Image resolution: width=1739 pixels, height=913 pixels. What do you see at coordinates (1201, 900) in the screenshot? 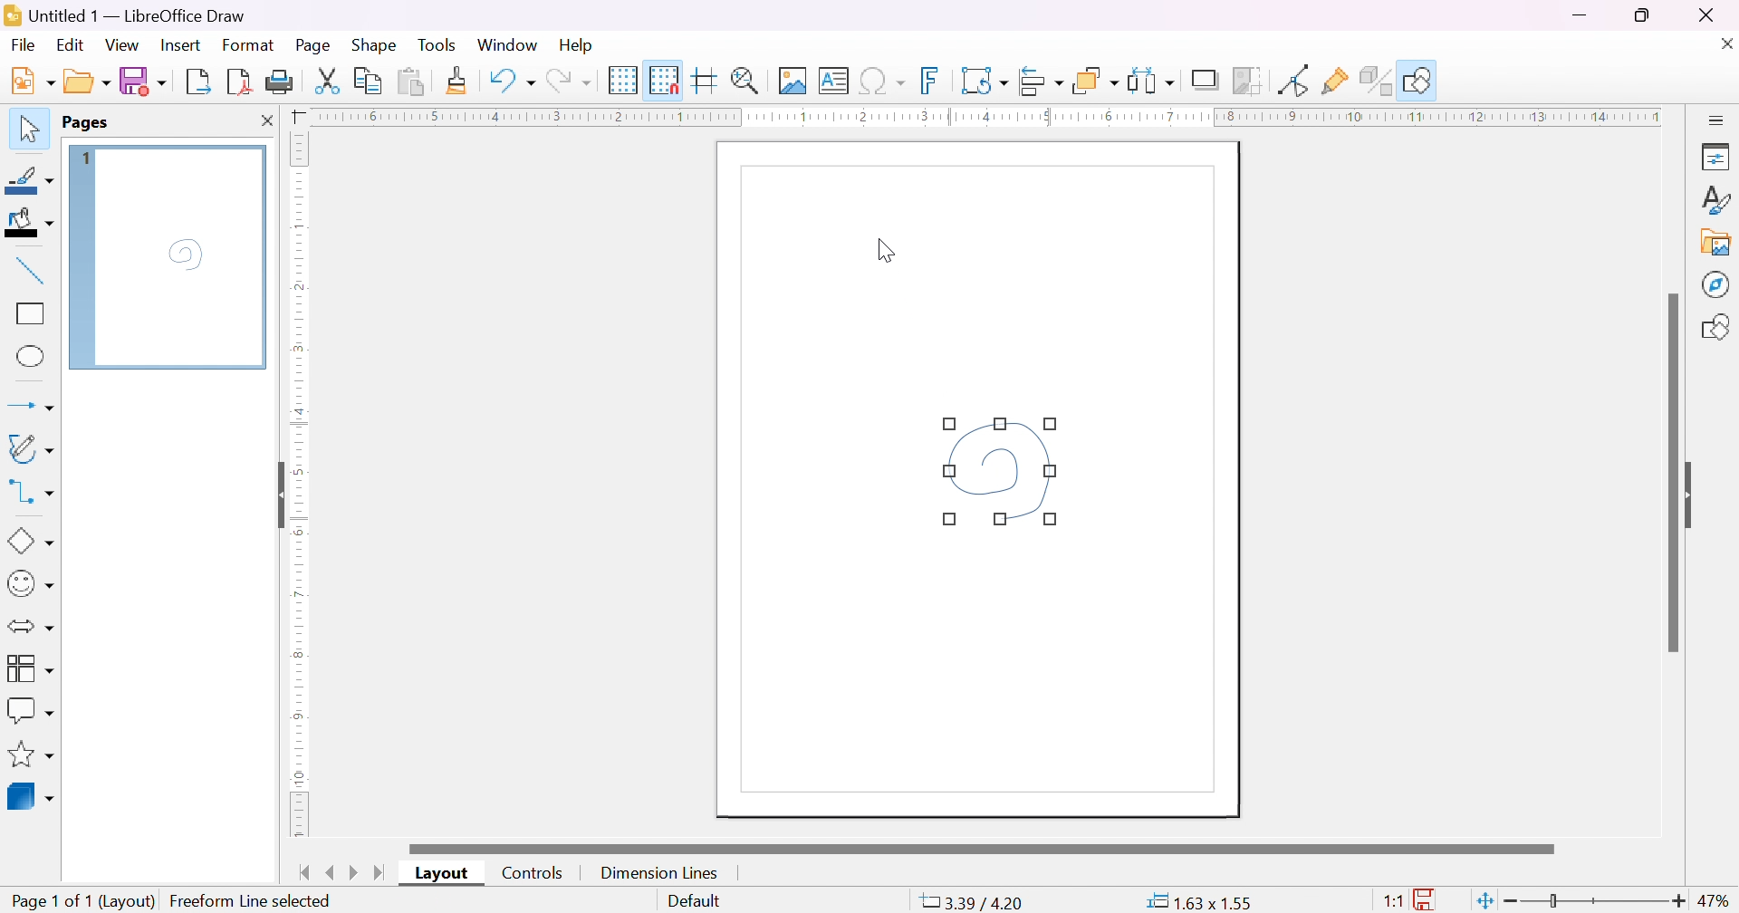
I see `0.00*0.00` at bounding box center [1201, 900].